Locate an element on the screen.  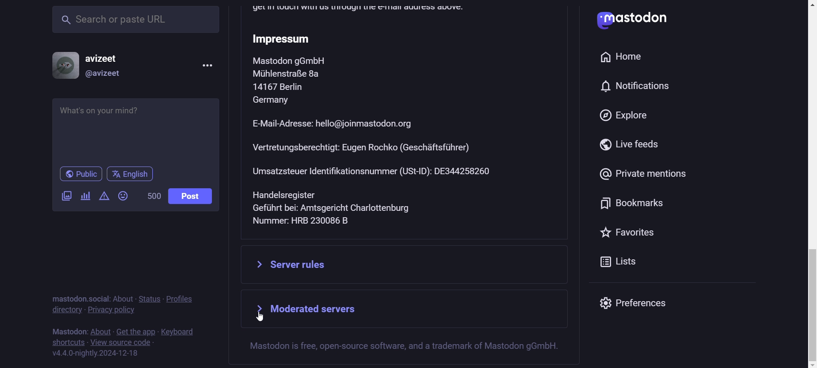
text is located at coordinates (78, 294).